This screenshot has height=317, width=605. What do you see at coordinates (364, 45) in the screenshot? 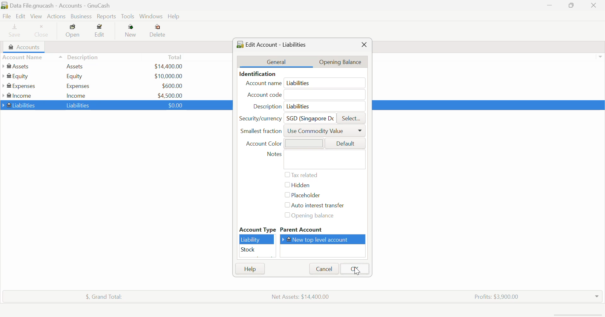
I see `Close` at bounding box center [364, 45].